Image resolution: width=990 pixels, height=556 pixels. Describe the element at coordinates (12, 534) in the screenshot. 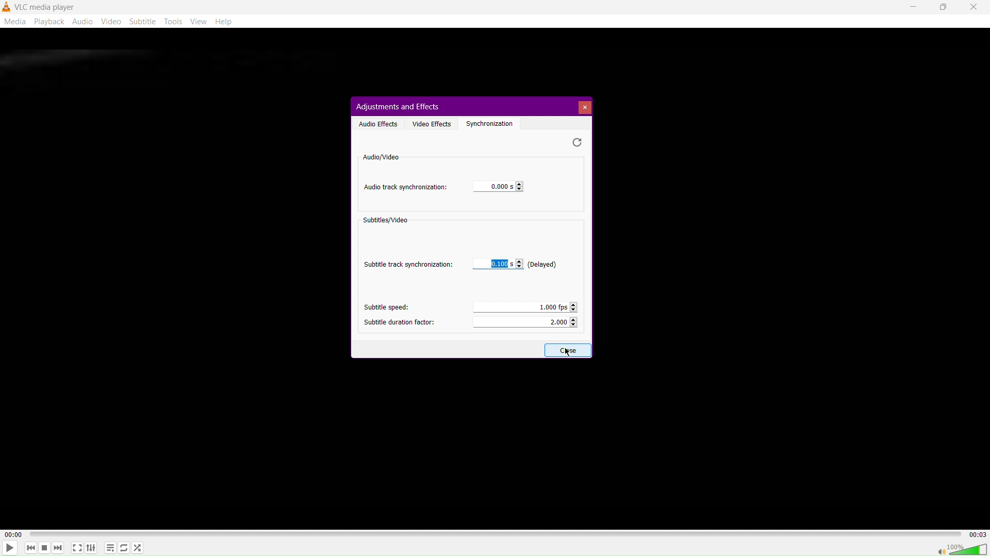

I see `Elapsed time` at that location.